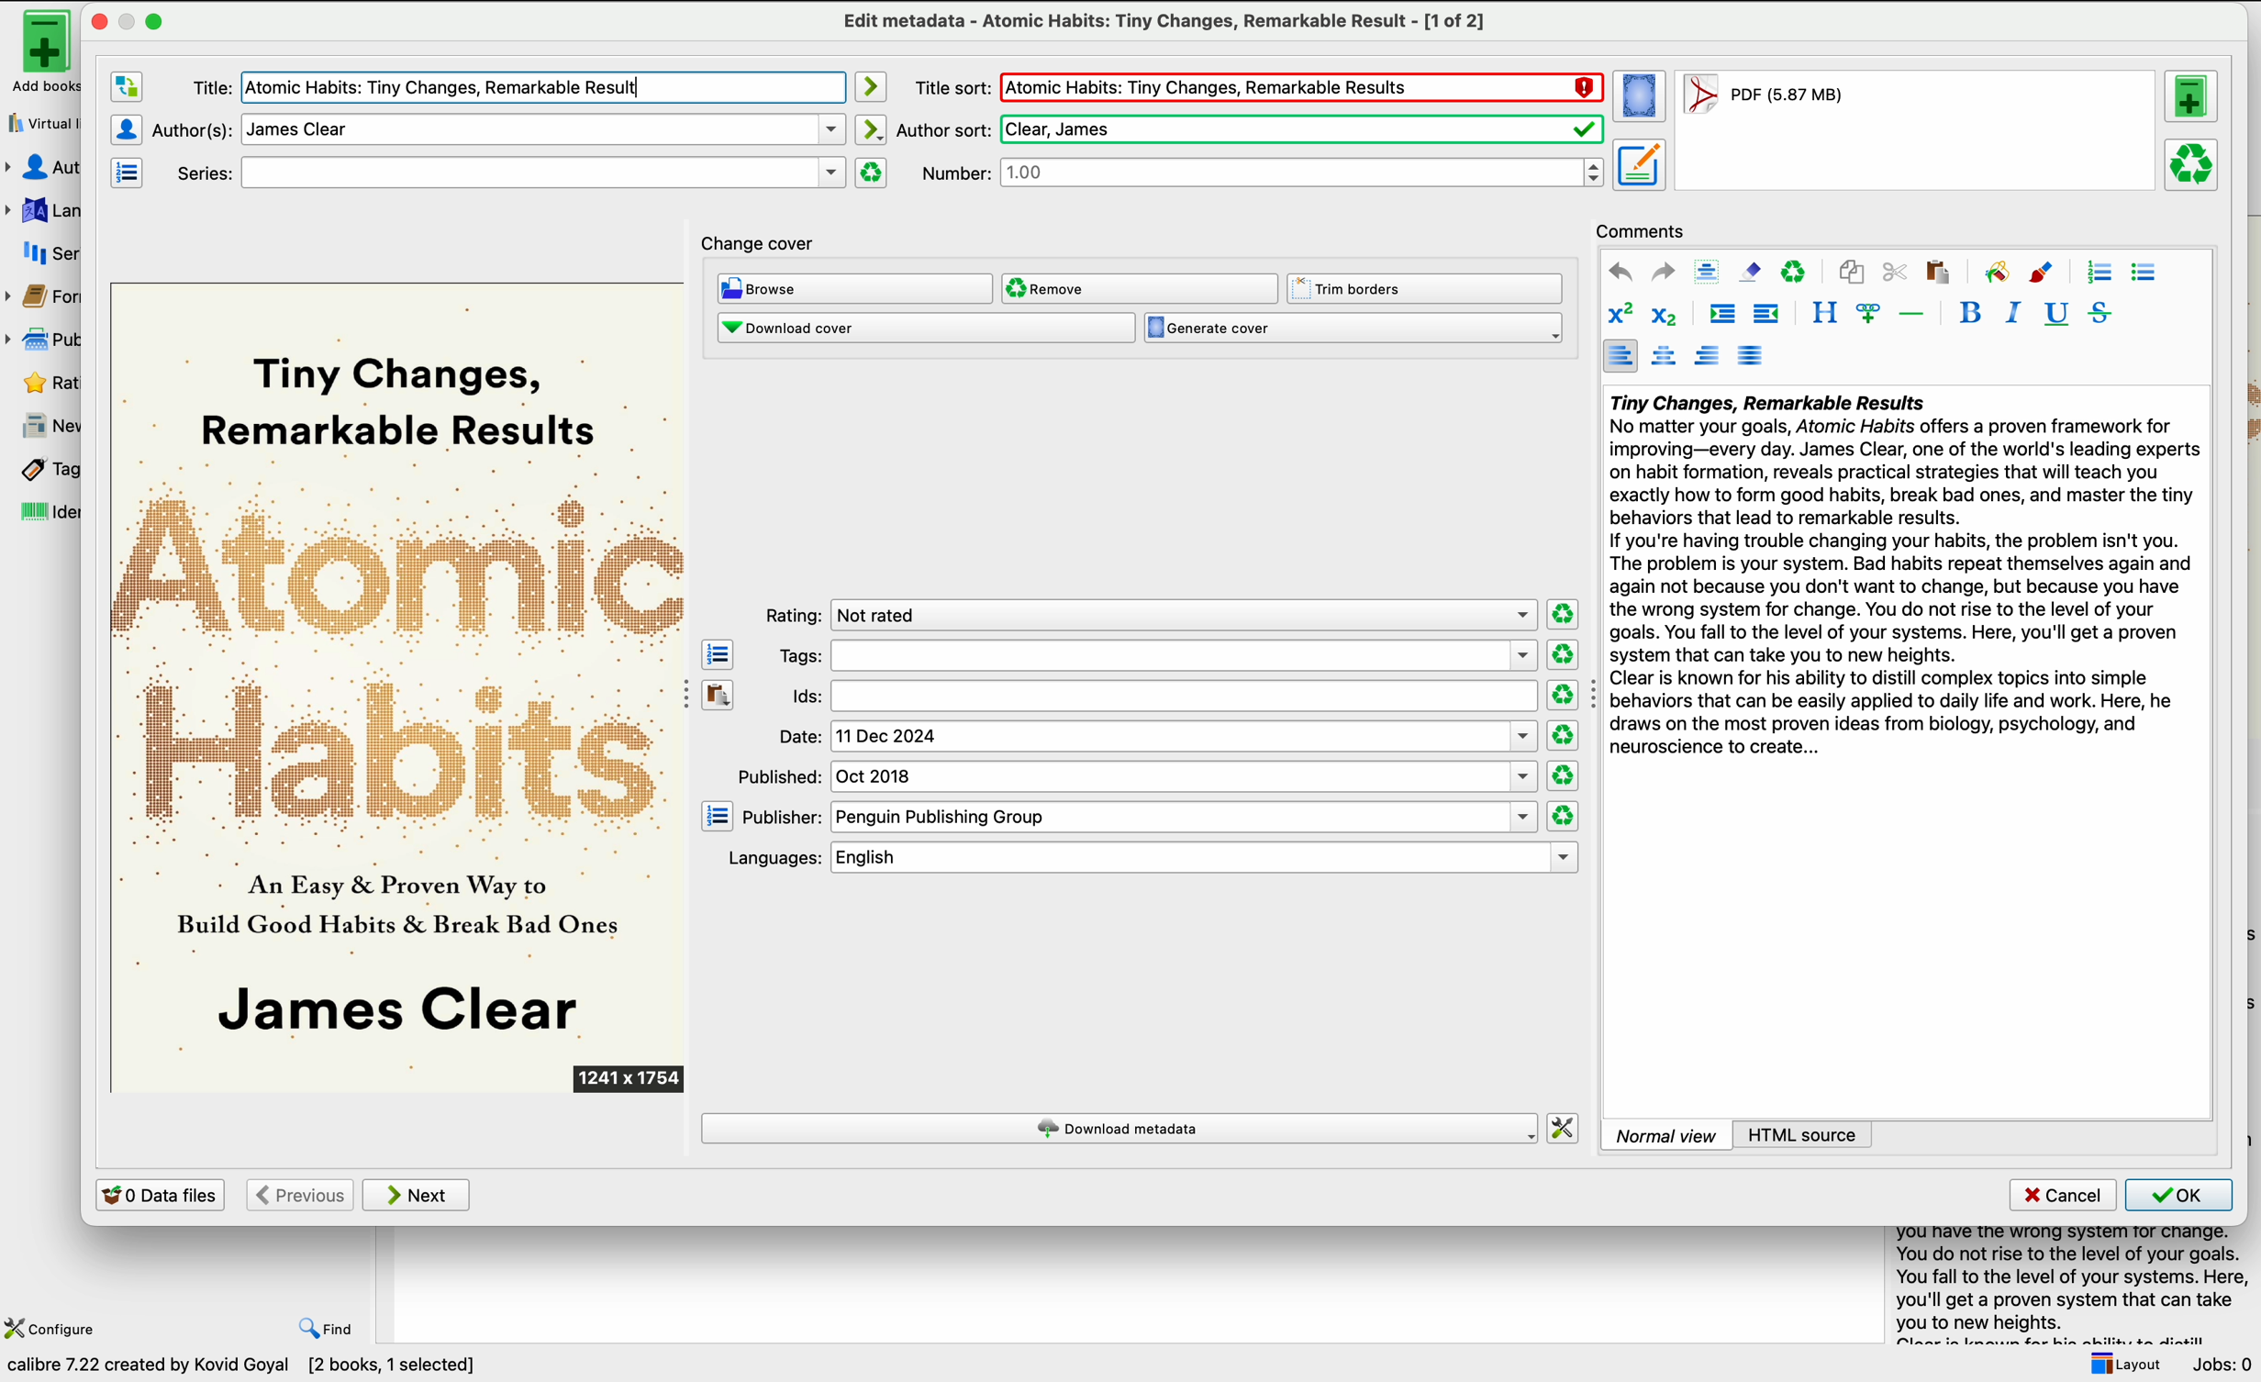 The height and width of the screenshot is (1382, 2261). I want to click on authors, so click(45, 168).